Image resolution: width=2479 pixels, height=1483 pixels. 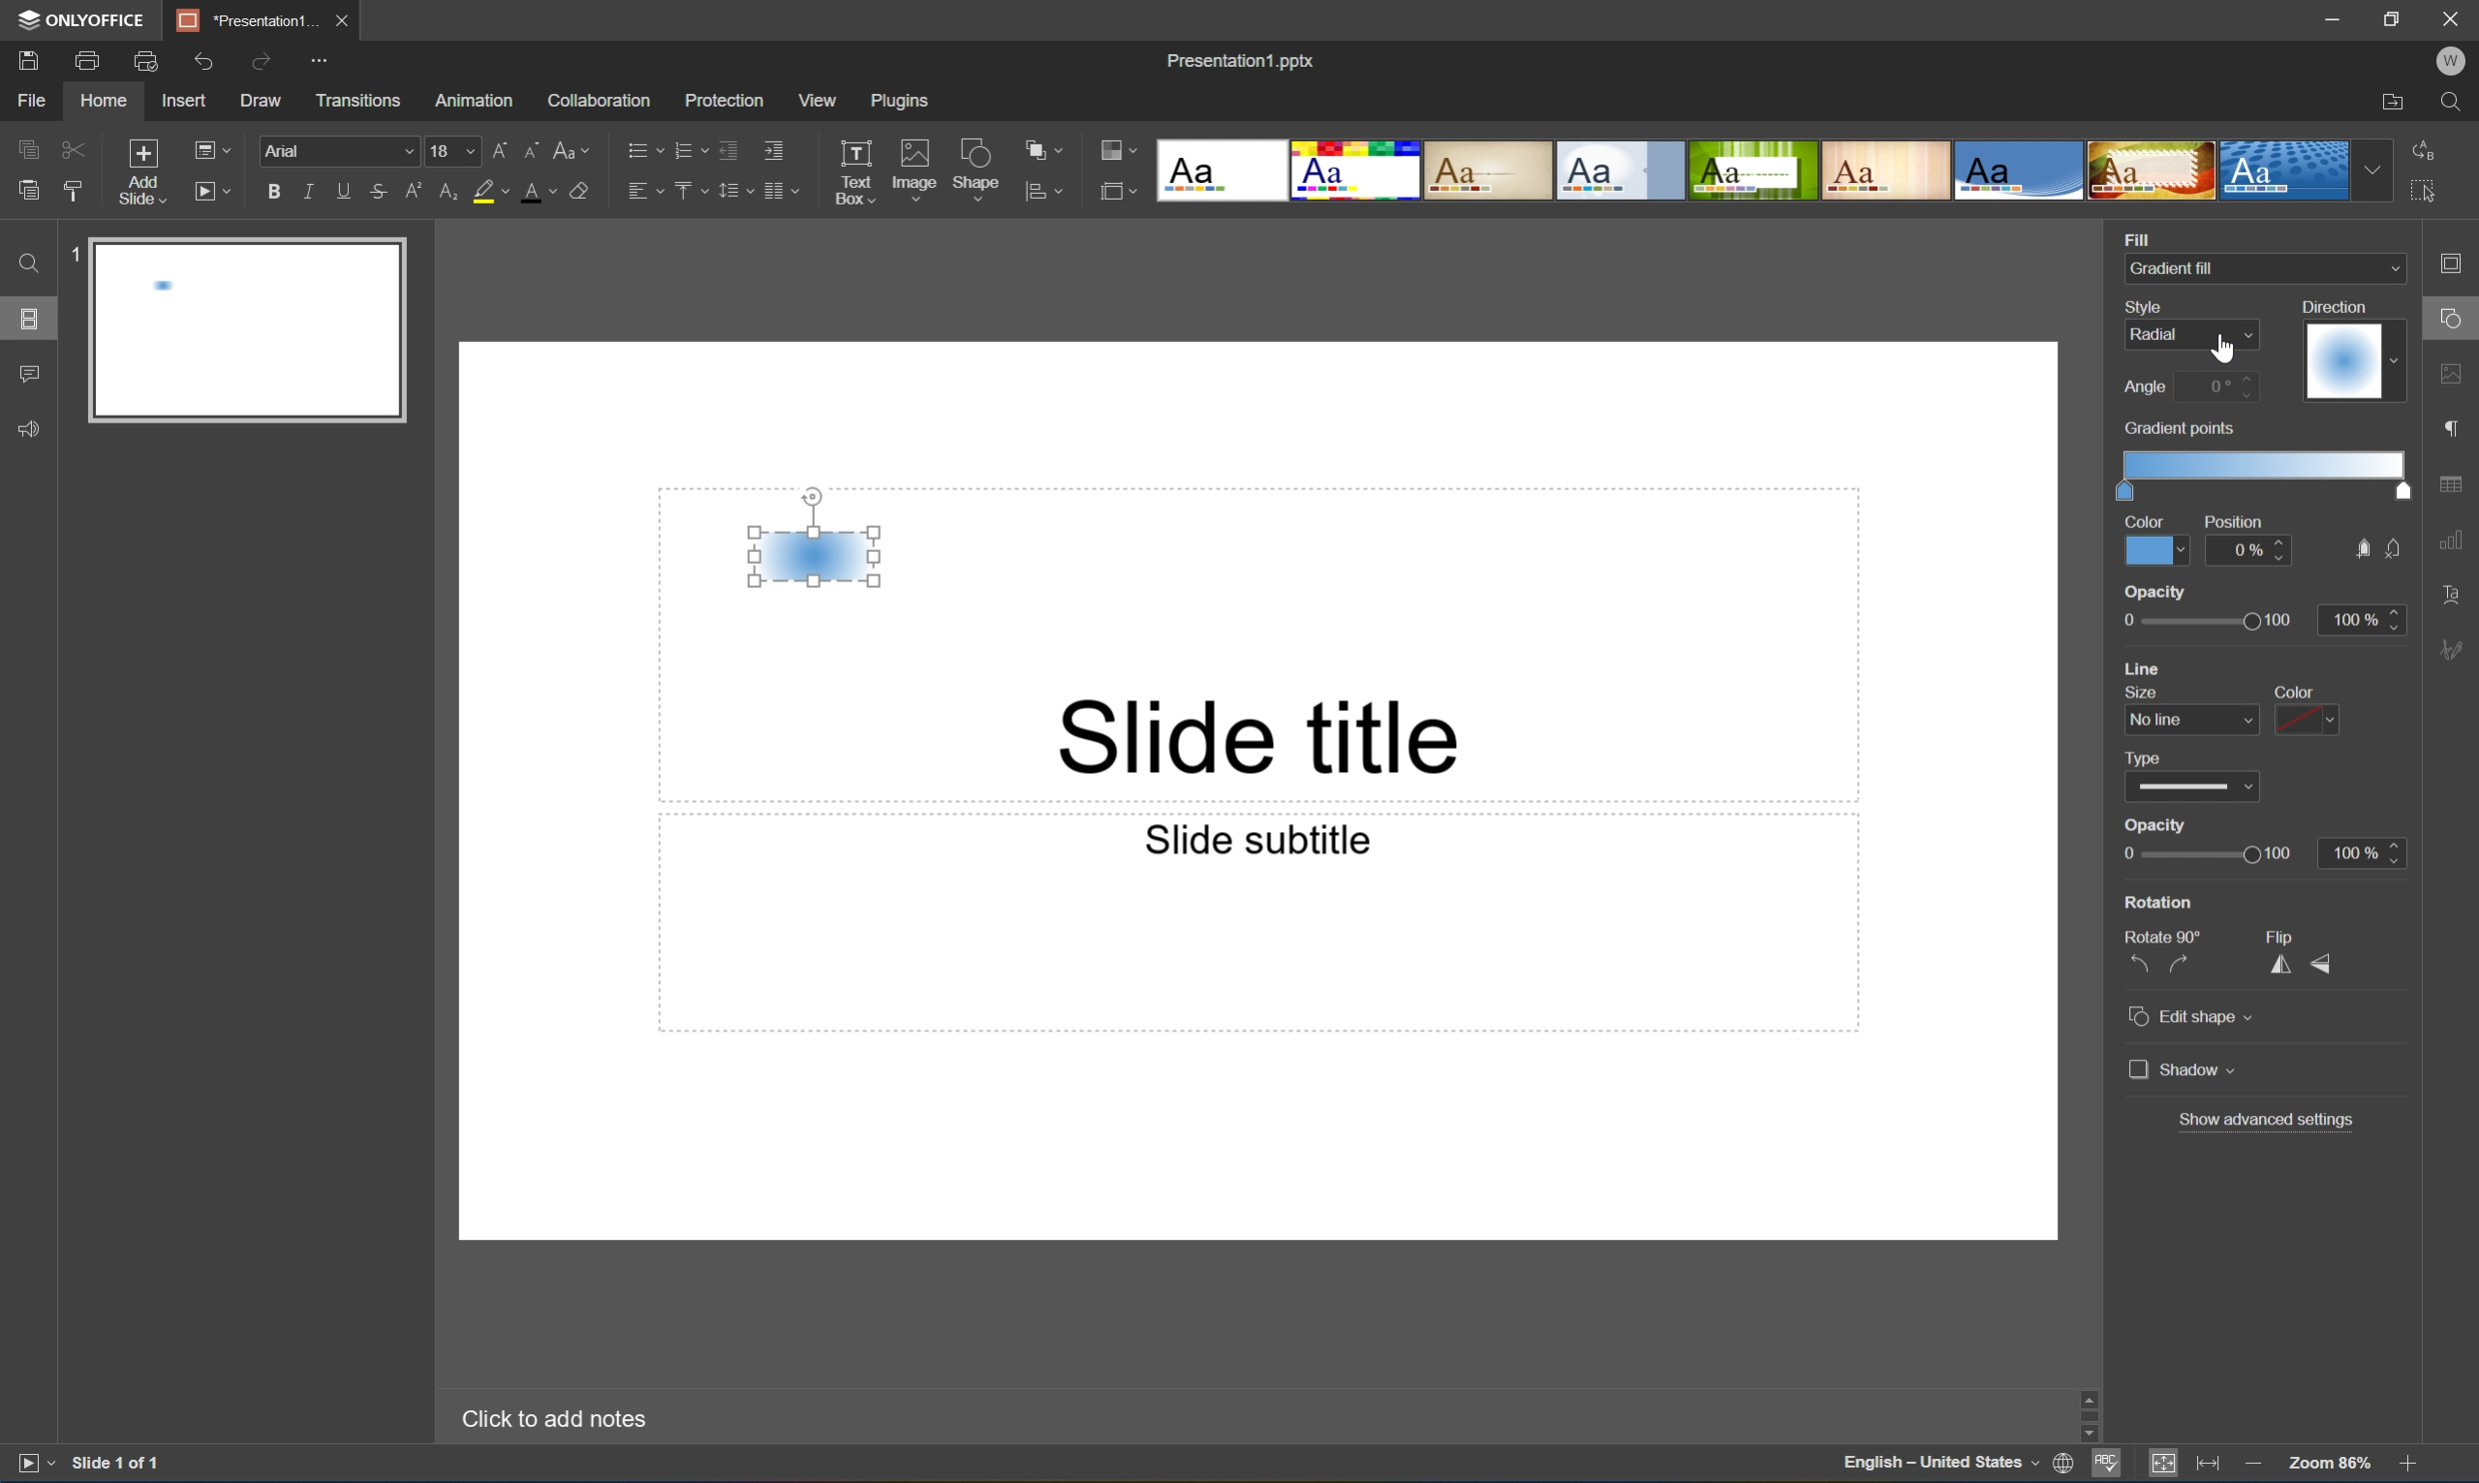 I want to click on Scroll Bar, so click(x=2403, y=1411).